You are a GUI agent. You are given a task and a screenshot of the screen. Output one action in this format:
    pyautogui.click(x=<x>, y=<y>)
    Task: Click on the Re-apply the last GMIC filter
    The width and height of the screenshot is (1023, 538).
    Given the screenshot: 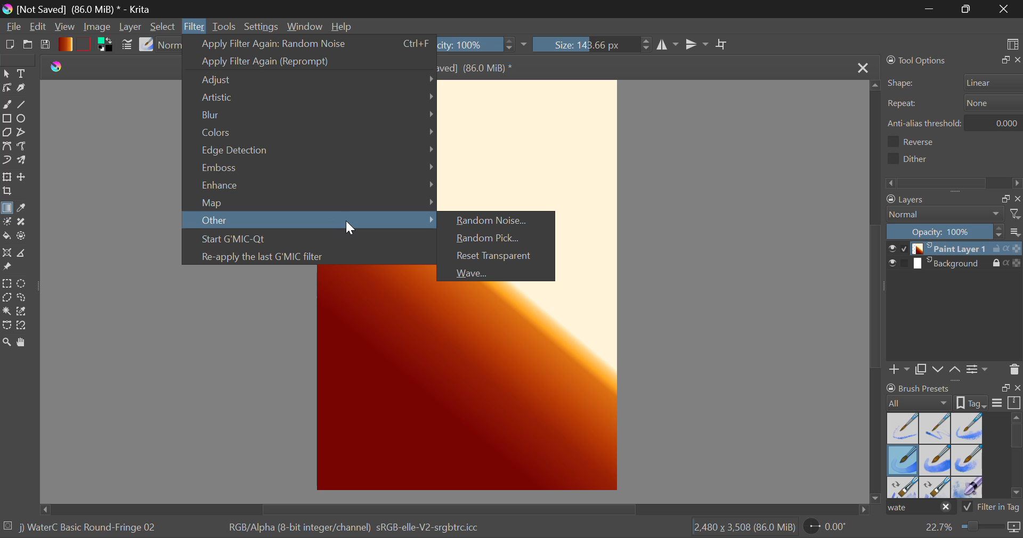 What is the action you would take?
    pyautogui.click(x=311, y=257)
    